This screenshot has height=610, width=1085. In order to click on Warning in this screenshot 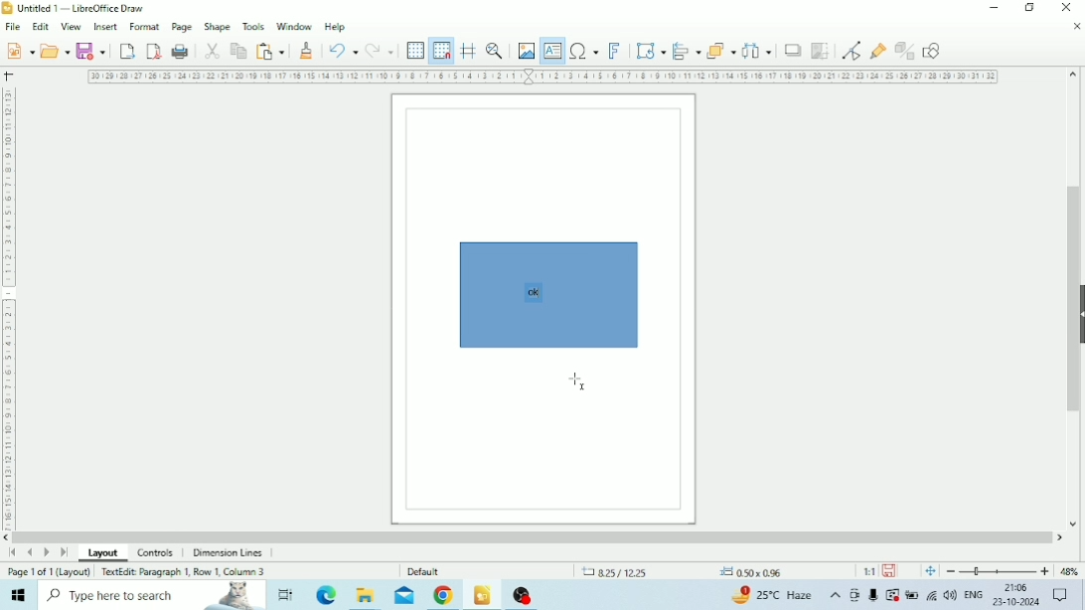, I will do `click(892, 595)`.